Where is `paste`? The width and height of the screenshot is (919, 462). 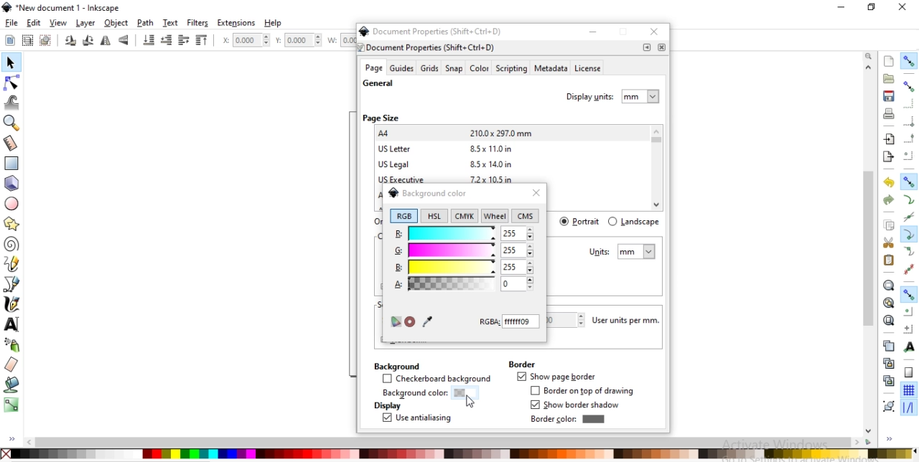
paste is located at coordinates (889, 260).